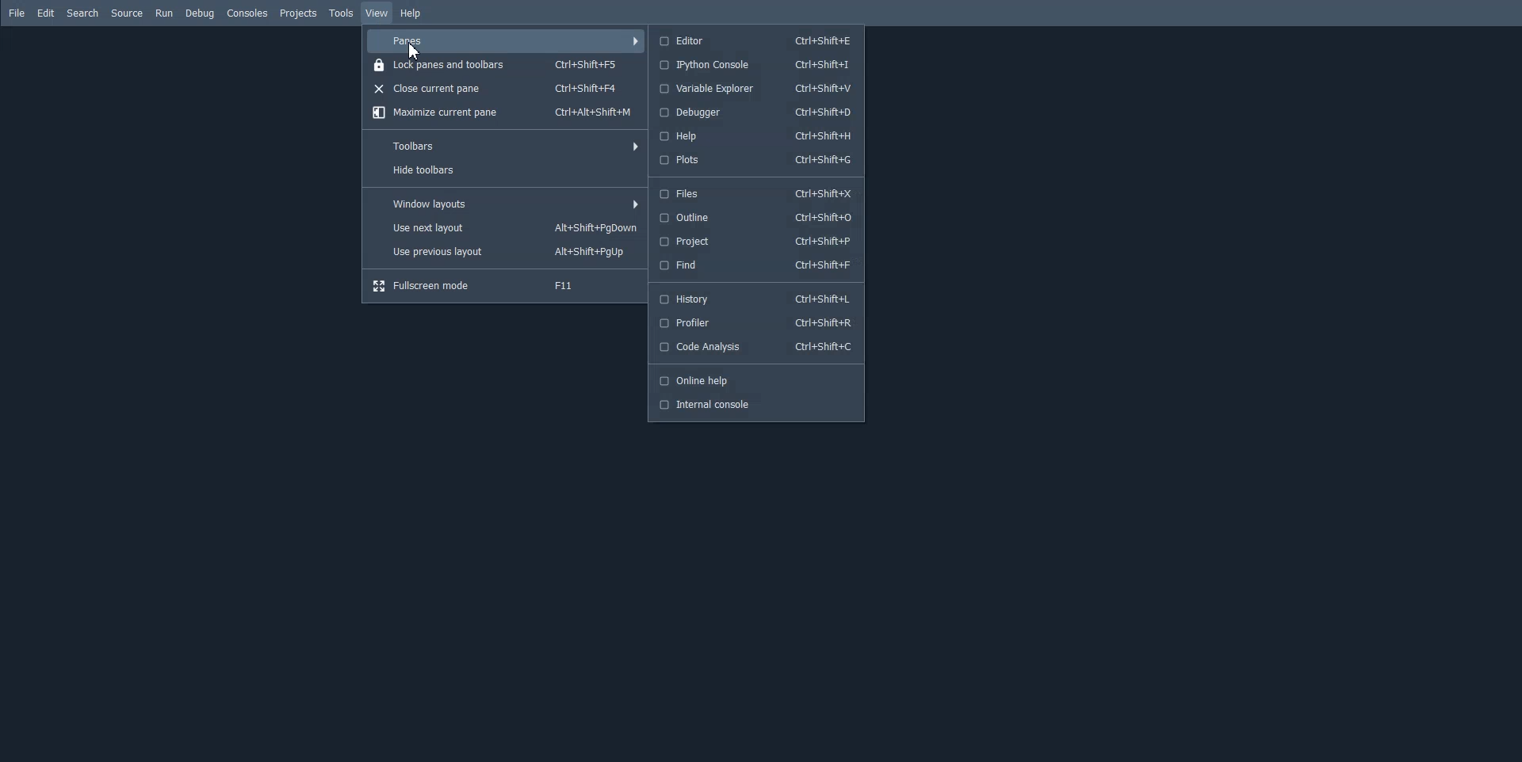 This screenshot has width=1522, height=762. Describe the element at coordinates (504, 63) in the screenshot. I see `Lock panes and toolbars` at that location.